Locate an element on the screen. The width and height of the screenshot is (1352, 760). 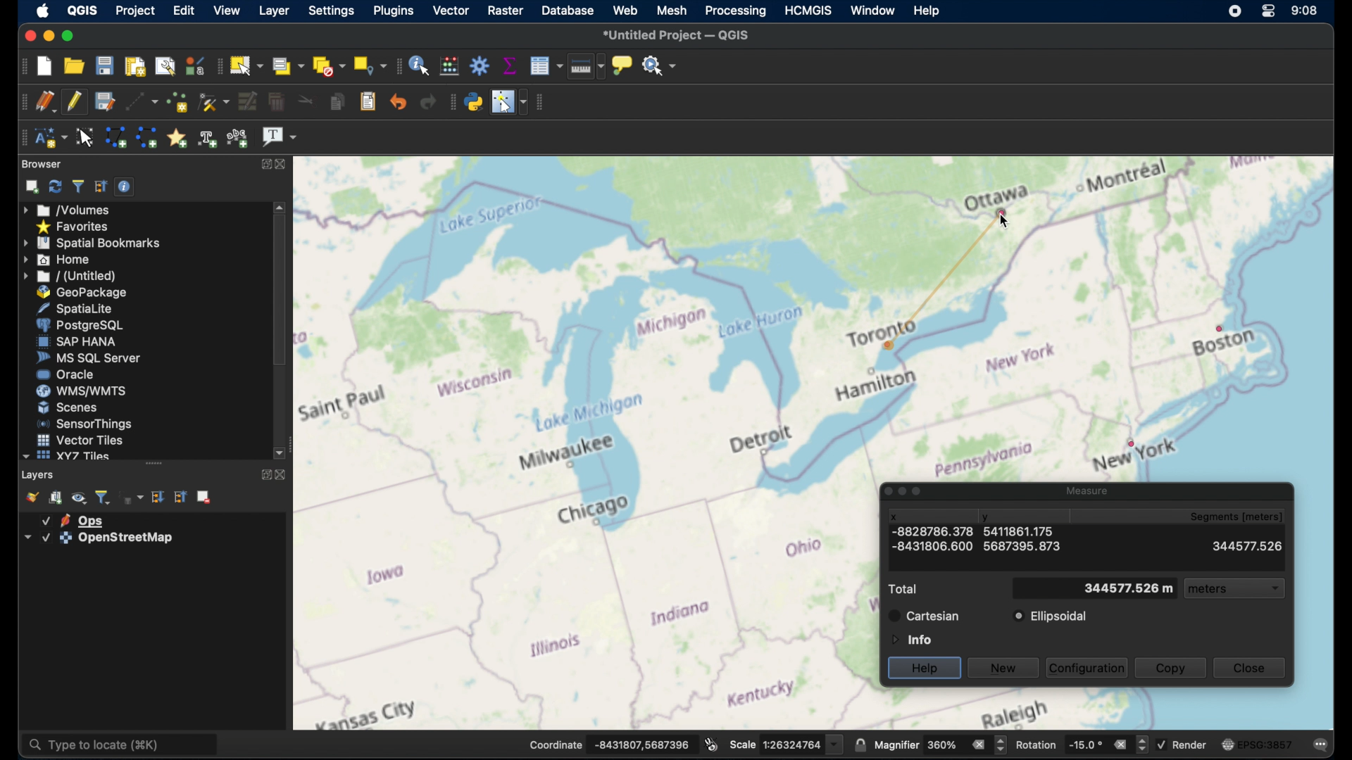
project is located at coordinates (136, 10).